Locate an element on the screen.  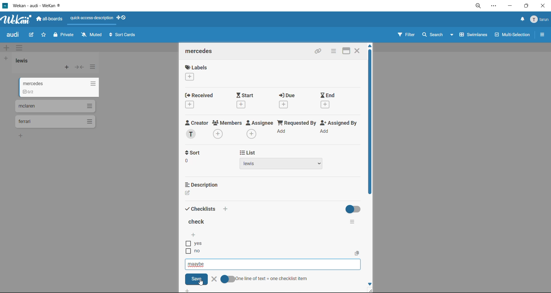
Add Start Time is located at coordinates (242, 104).